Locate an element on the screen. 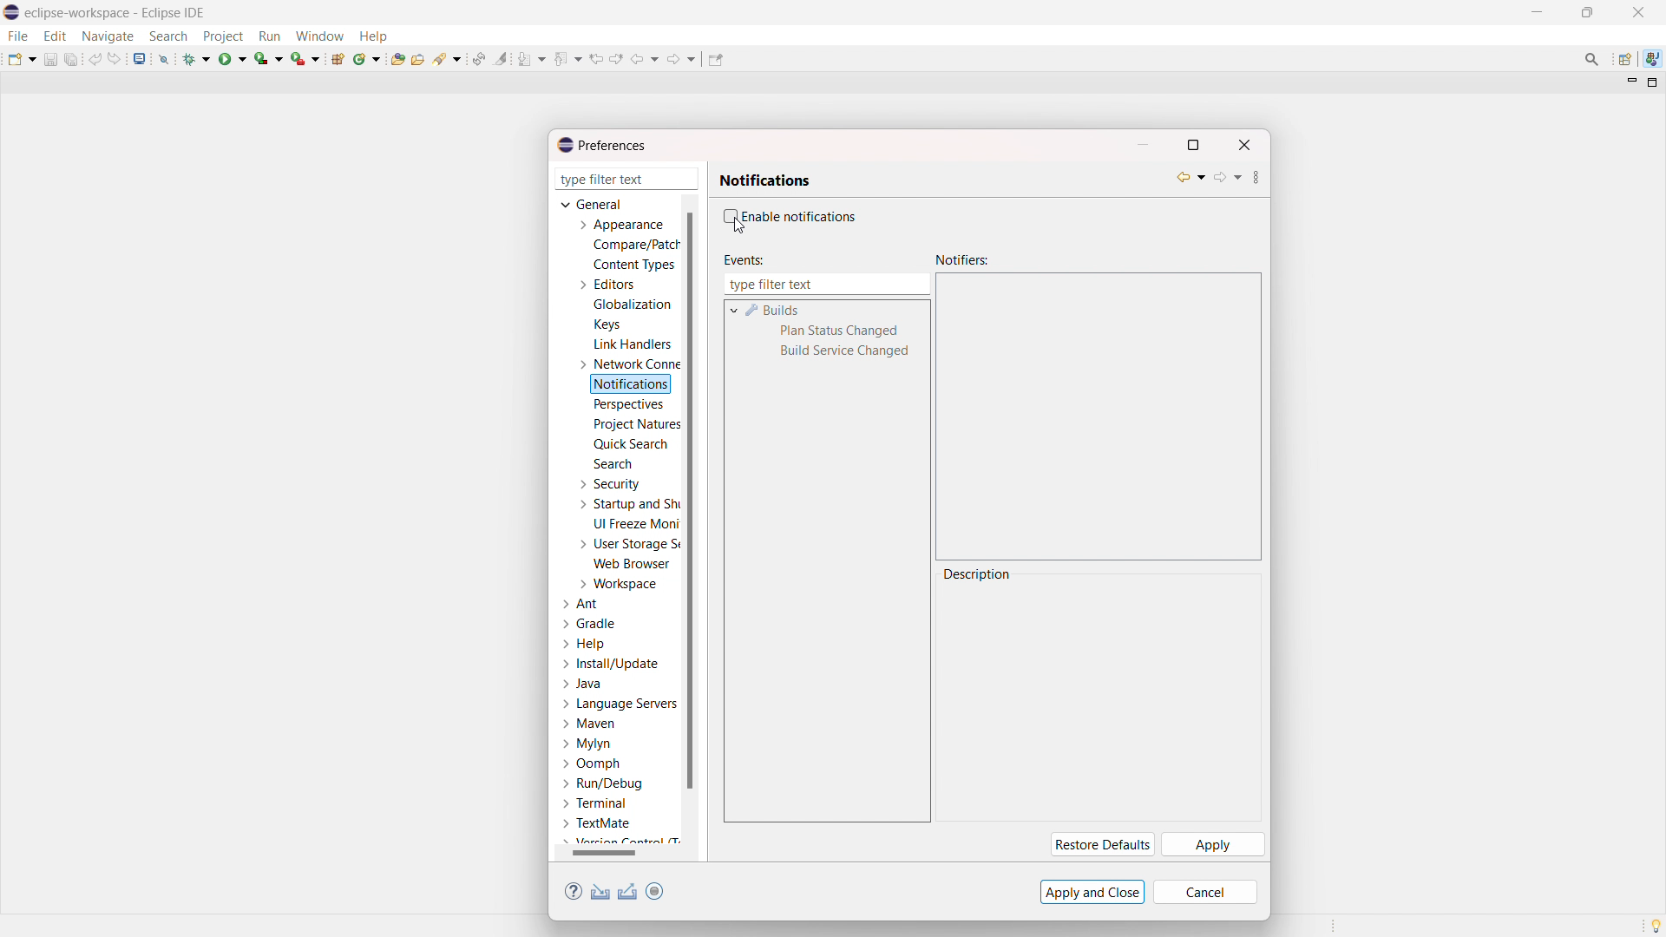 The image size is (1666, 937). toggle ant editor auto reconcile is located at coordinates (478, 58).